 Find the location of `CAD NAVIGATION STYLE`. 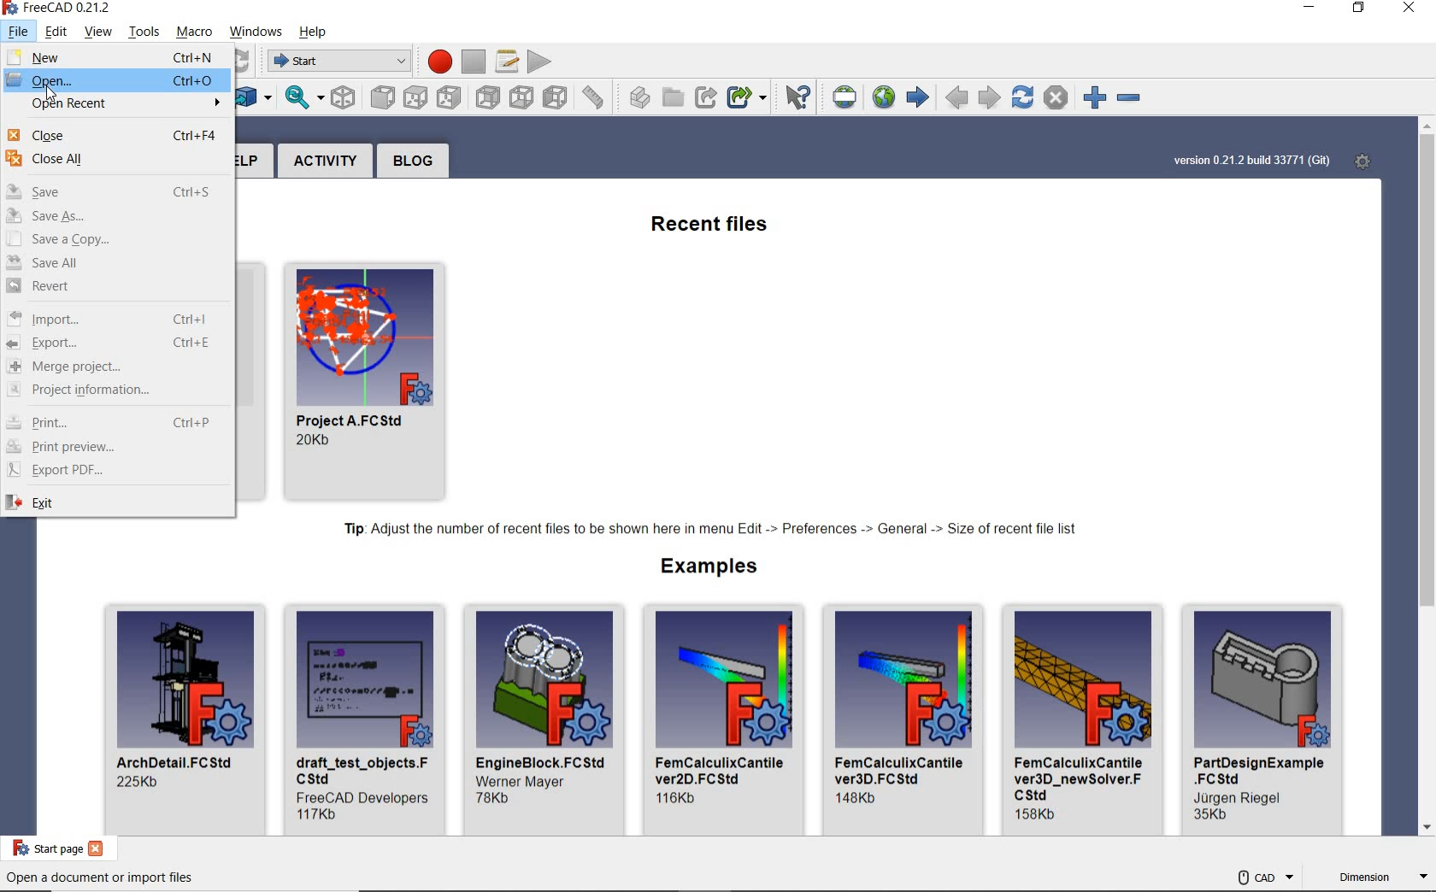

CAD NAVIGATION STYLE is located at coordinates (1264, 877).